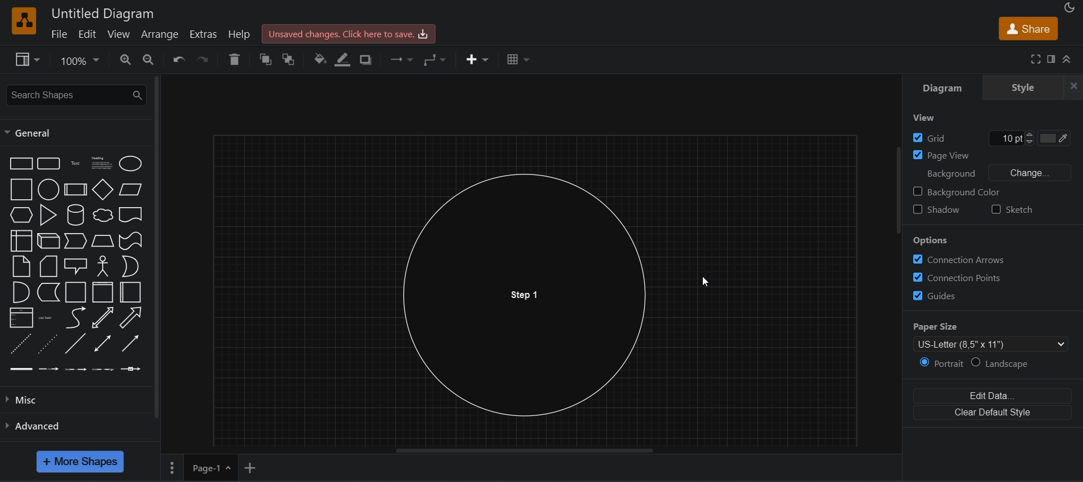 The height and width of the screenshot is (482, 1083). What do you see at coordinates (77, 215) in the screenshot?
I see `cylinder` at bounding box center [77, 215].